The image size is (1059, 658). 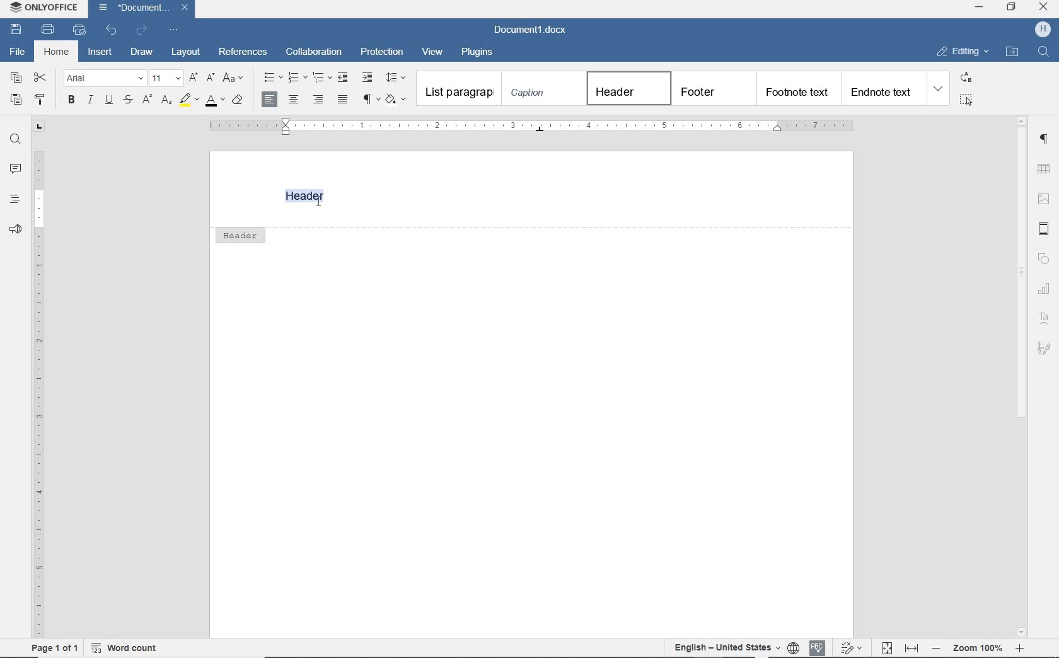 What do you see at coordinates (797, 88) in the screenshot?
I see `Heading3` at bounding box center [797, 88].